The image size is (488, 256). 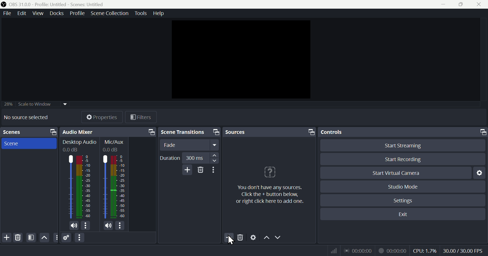 I want to click on Duration, so click(x=189, y=158).